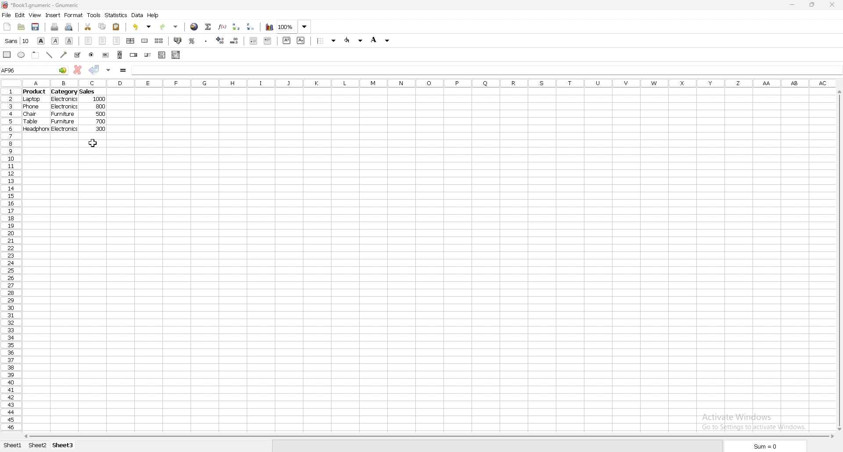 Image resolution: width=843 pixels, height=452 pixels. I want to click on electronics, so click(65, 99).